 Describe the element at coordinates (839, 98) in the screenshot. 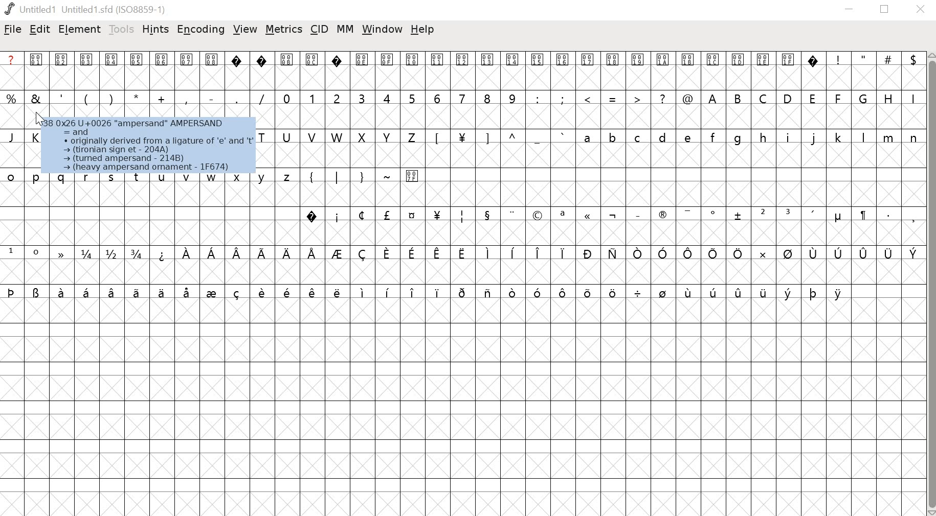

I see `F` at that location.